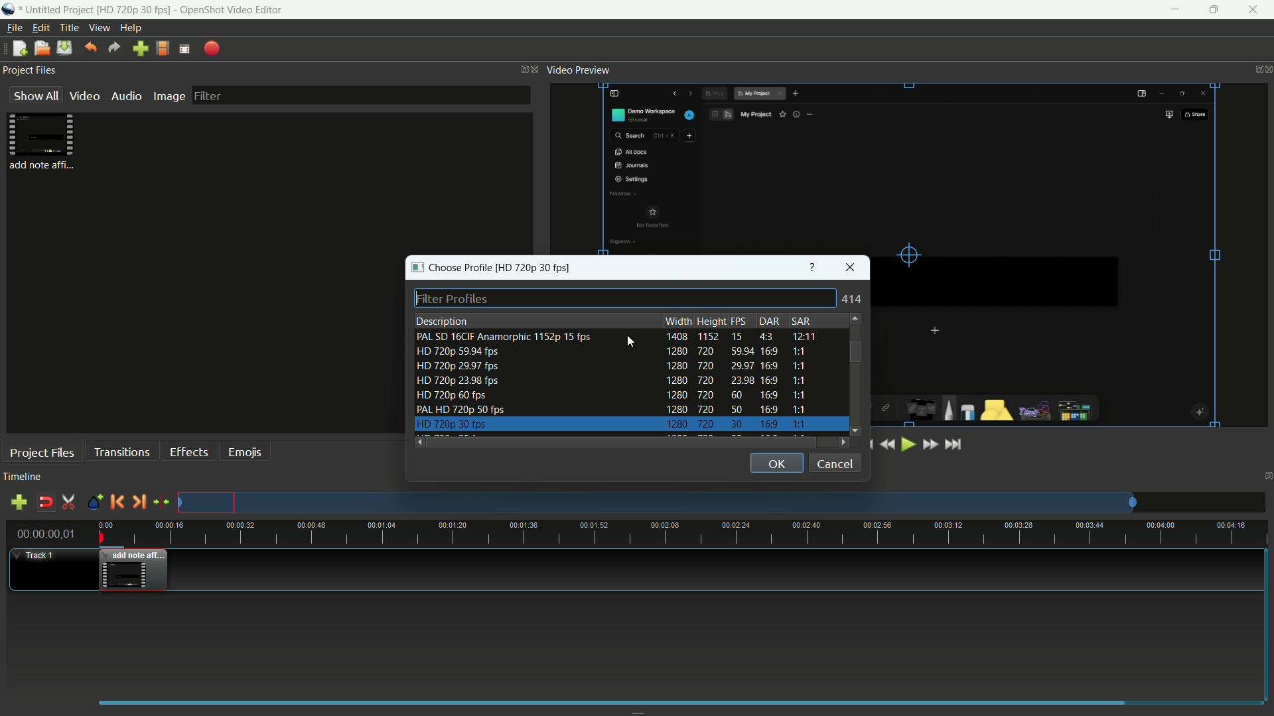 Image resolution: width=1274 pixels, height=716 pixels. I want to click on app name, so click(9, 9).